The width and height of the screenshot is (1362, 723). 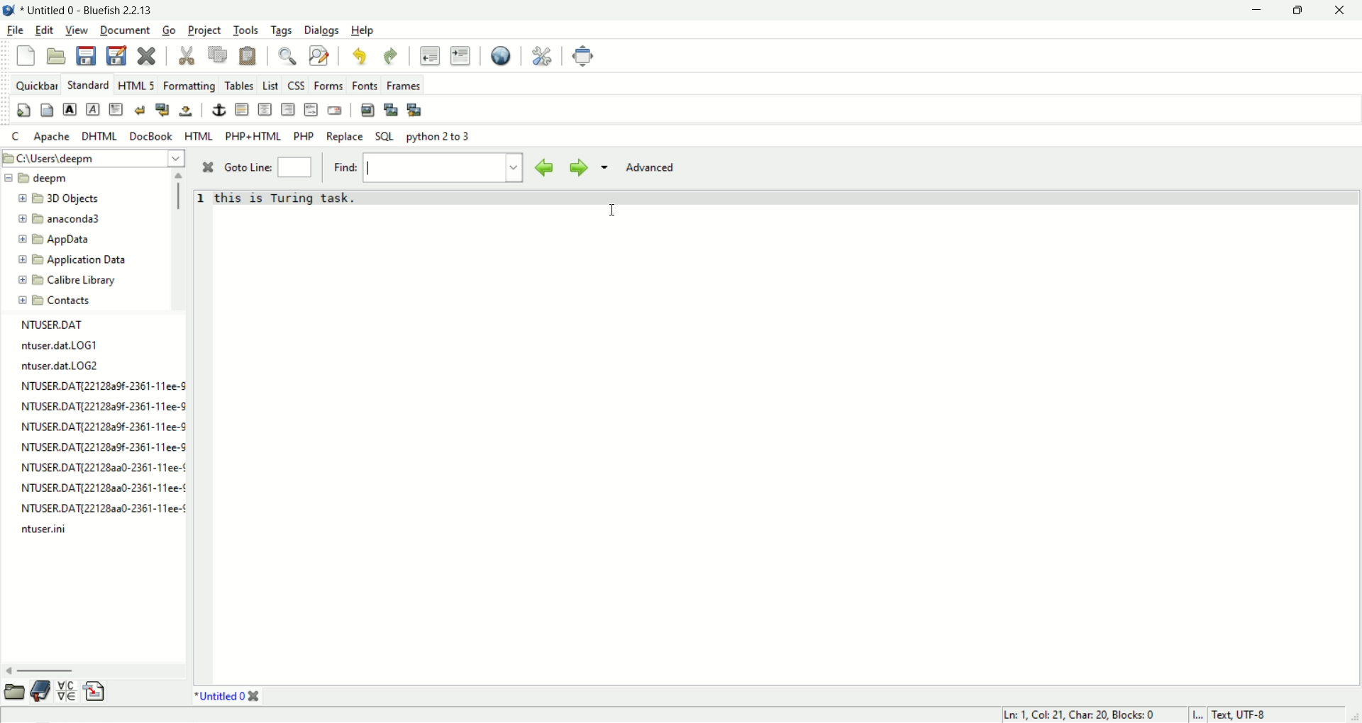 I want to click on find and replace, so click(x=319, y=56).